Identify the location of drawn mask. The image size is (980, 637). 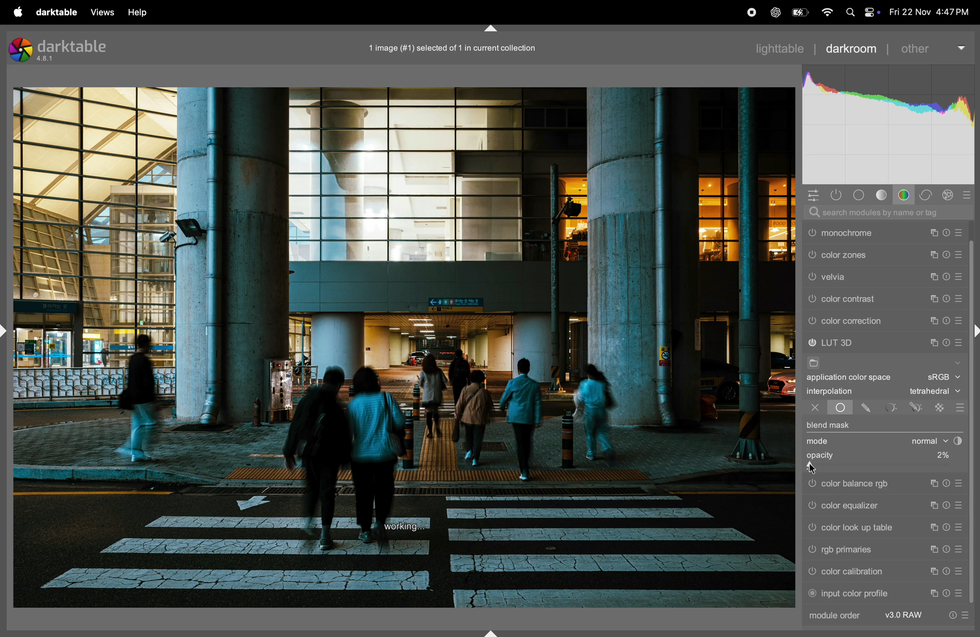
(868, 409).